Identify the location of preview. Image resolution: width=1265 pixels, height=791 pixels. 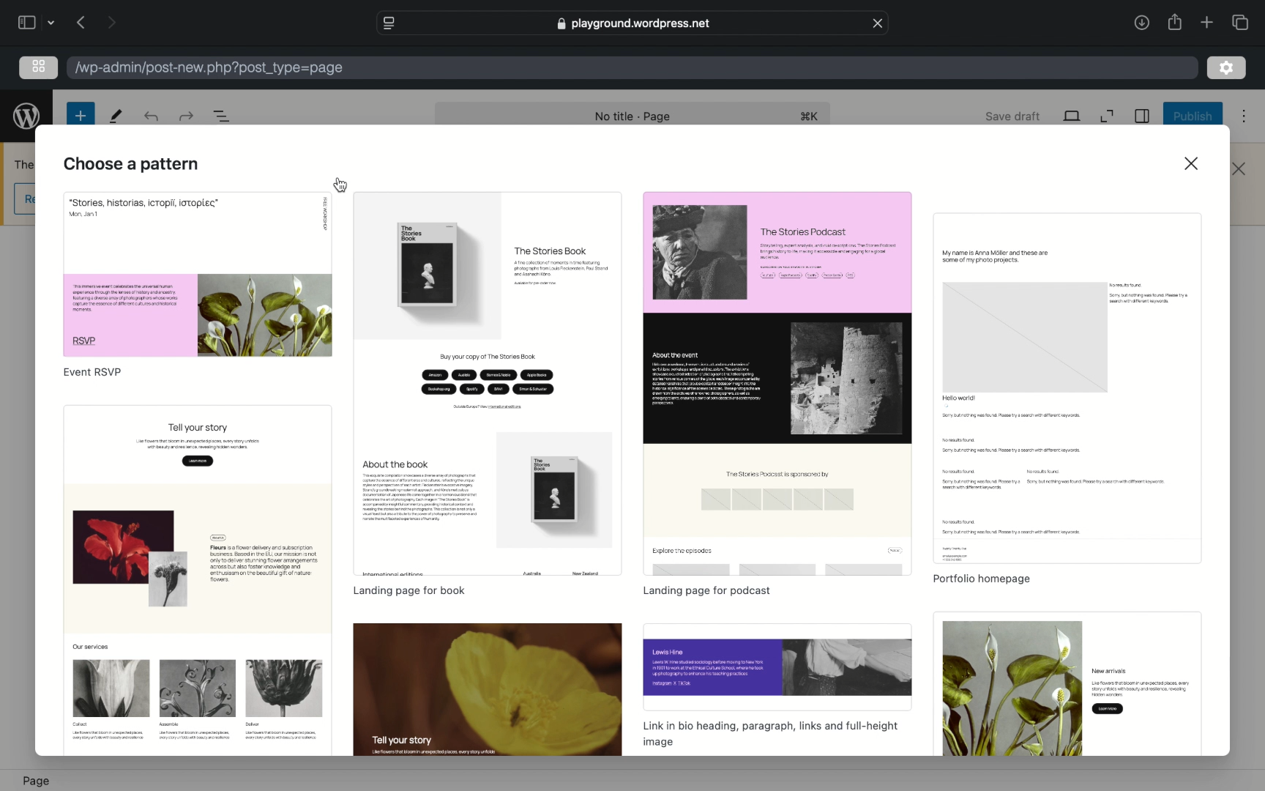
(778, 382).